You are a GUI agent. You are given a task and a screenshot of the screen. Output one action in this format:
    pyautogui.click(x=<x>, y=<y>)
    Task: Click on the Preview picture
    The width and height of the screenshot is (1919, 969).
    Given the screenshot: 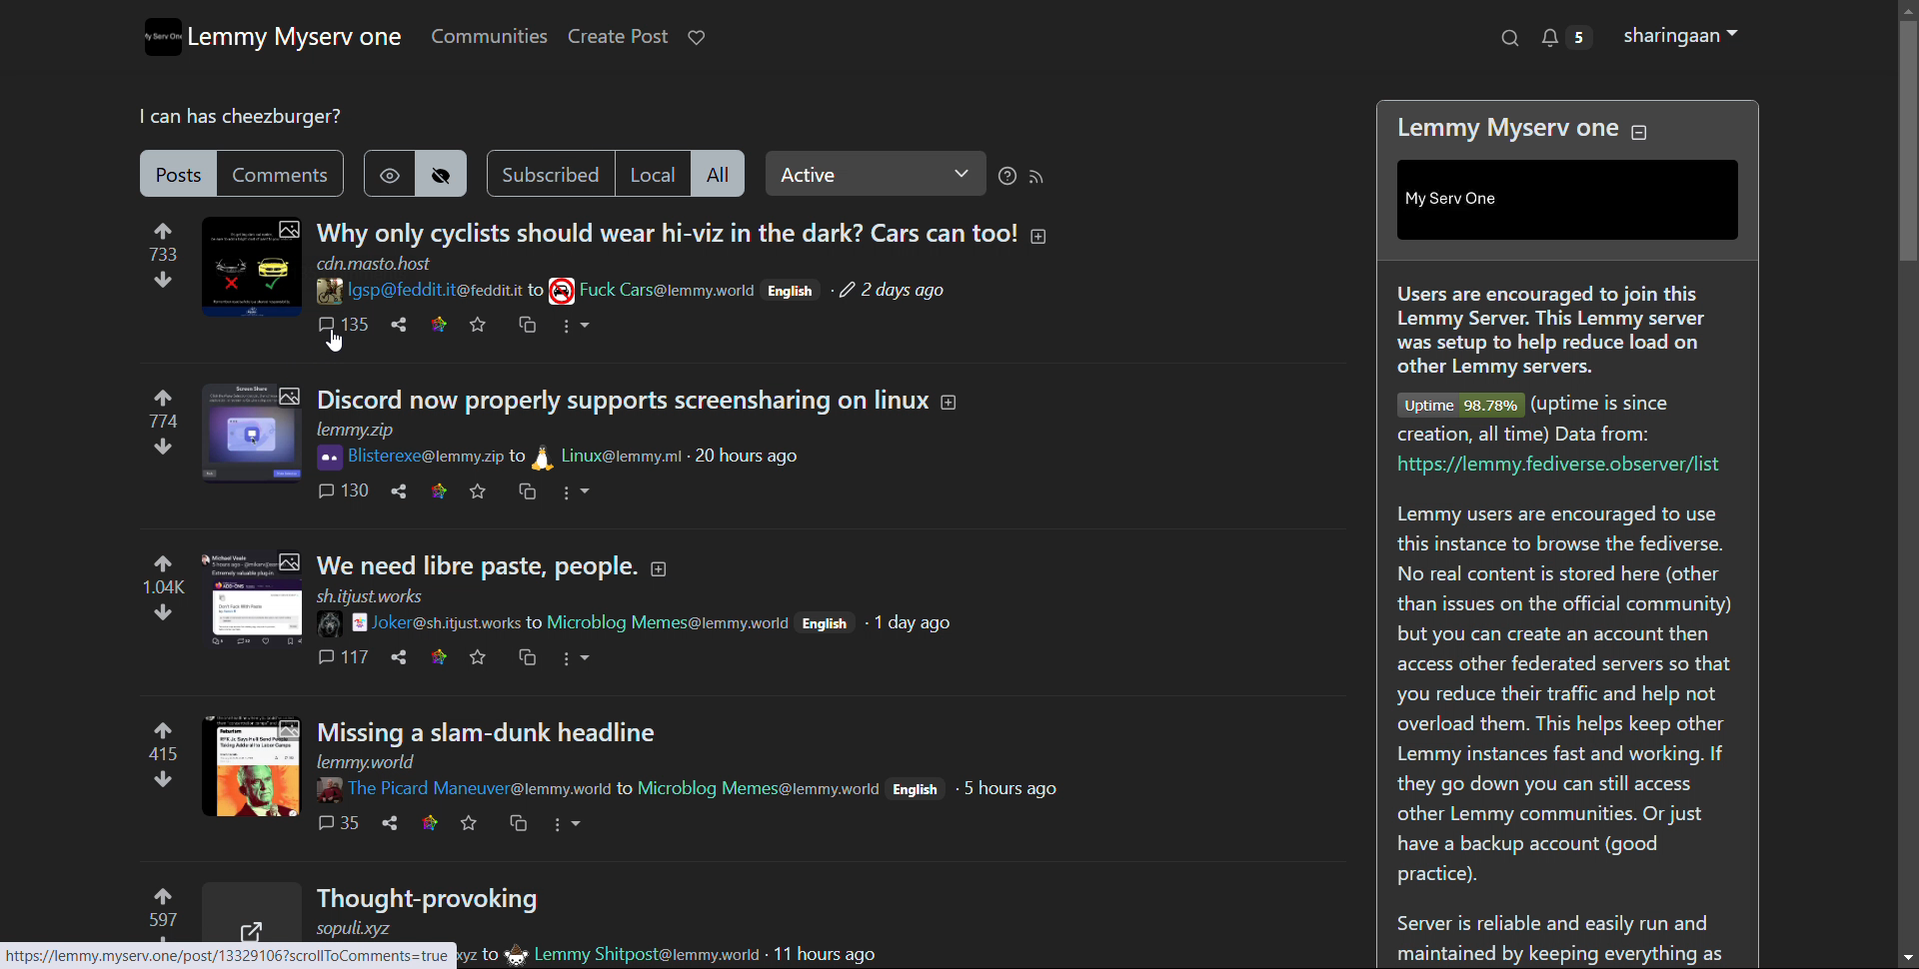 What is the action you would take?
    pyautogui.click(x=252, y=268)
    